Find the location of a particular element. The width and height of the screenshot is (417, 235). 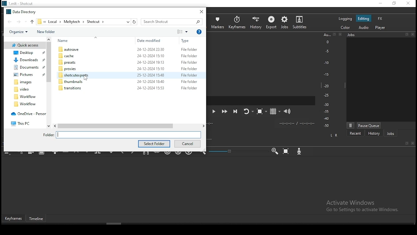

close is located at coordinates (413, 144).